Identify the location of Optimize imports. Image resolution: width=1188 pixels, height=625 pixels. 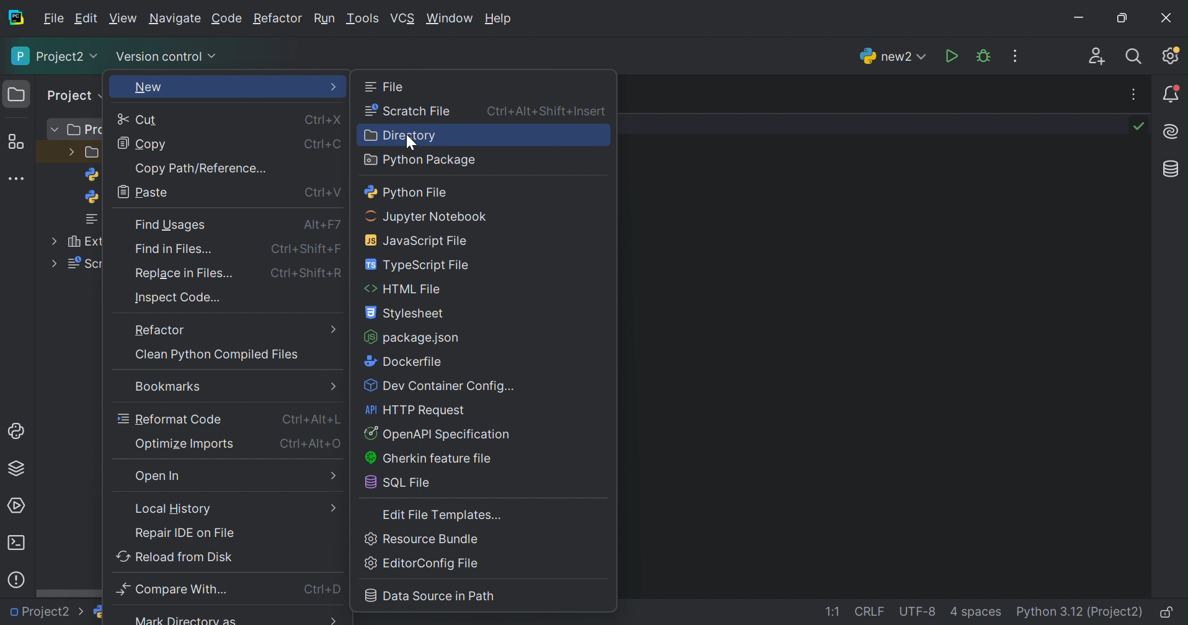
(185, 444).